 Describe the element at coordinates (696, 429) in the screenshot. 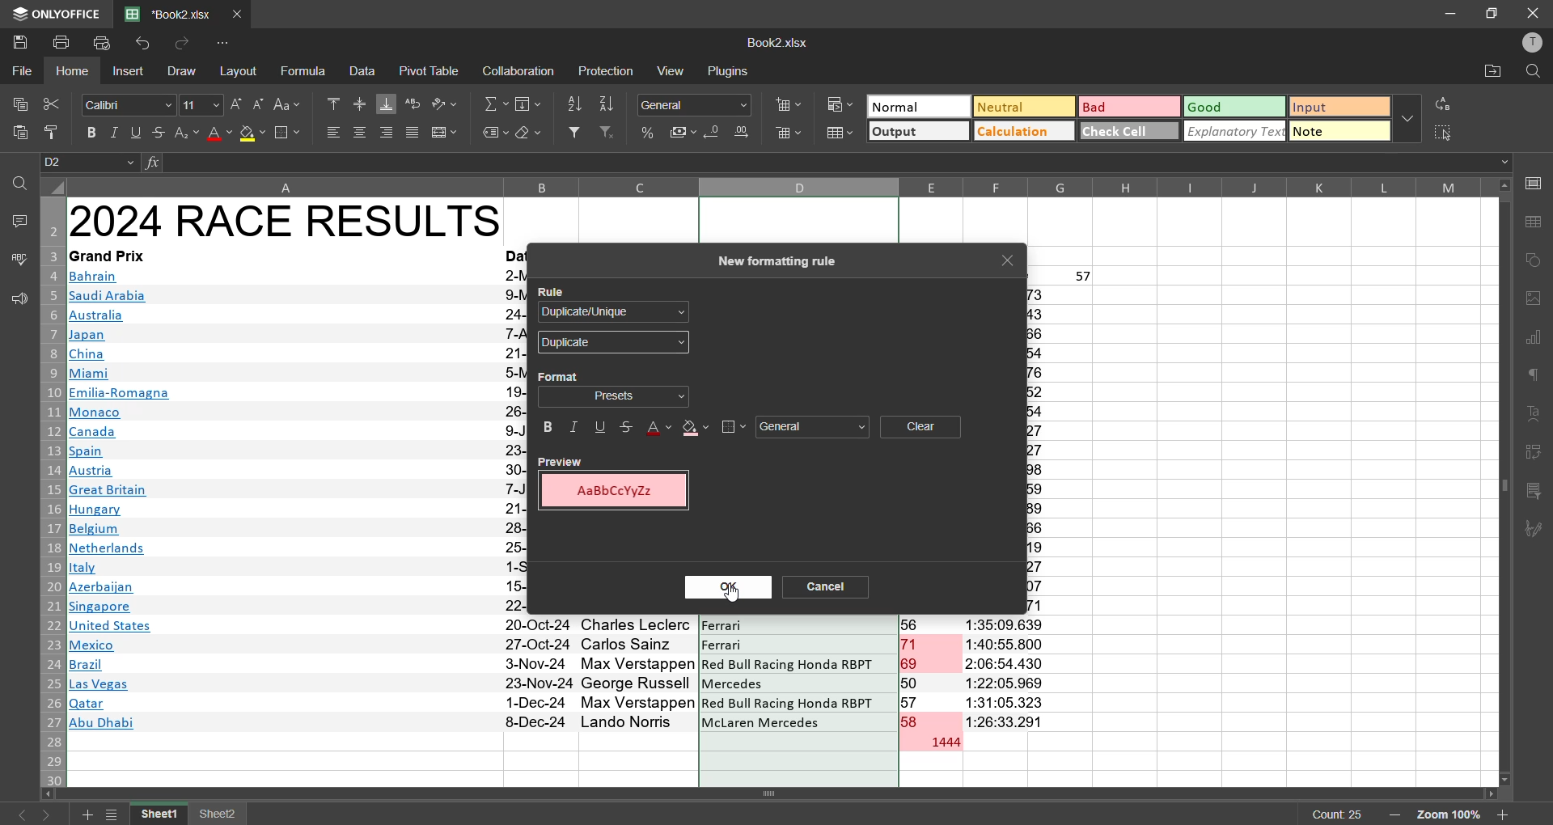

I see `fill color` at that location.